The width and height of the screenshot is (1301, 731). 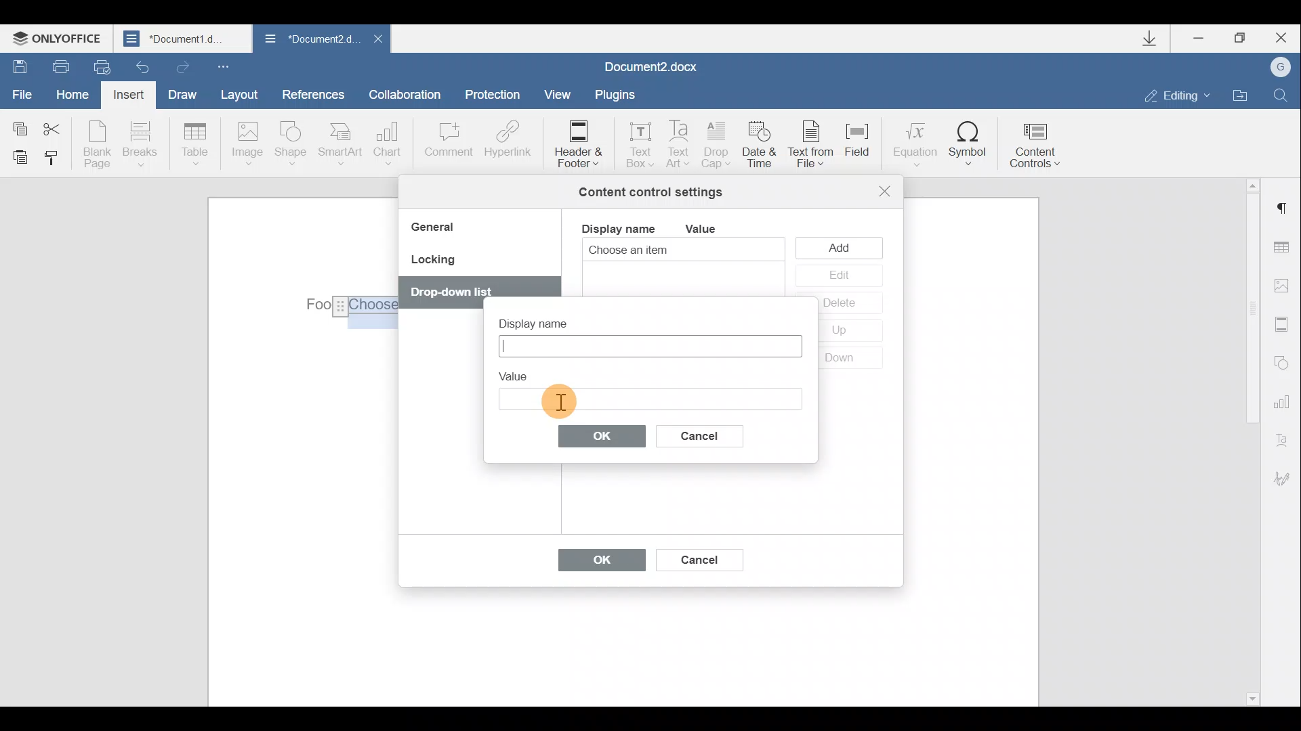 I want to click on Home, so click(x=77, y=96).